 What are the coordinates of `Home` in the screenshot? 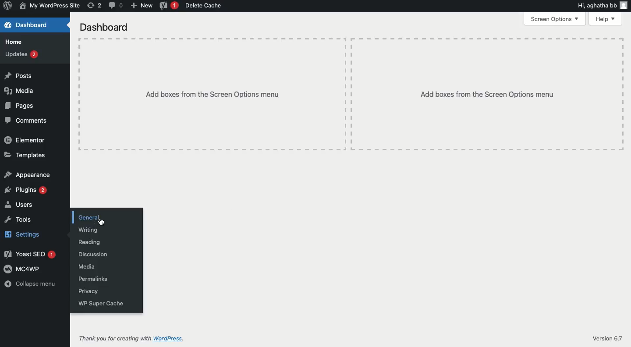 It's located at (12, 41).